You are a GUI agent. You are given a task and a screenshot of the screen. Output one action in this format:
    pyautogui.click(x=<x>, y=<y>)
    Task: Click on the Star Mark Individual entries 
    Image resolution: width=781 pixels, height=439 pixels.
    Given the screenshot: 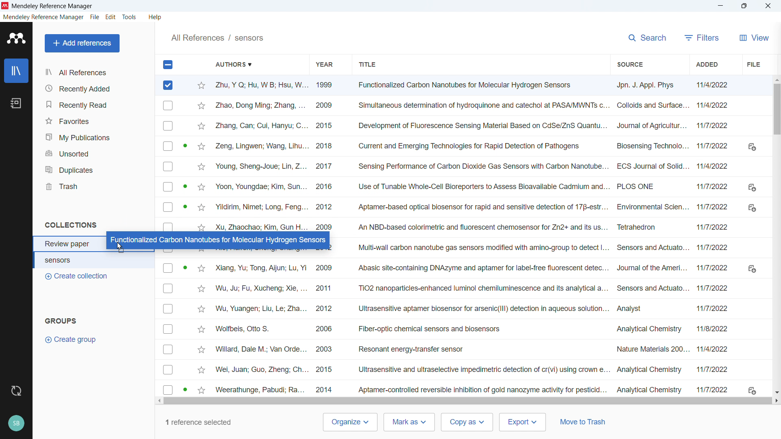 What is the action you would take?
    pyautogui.click(x=200, y=154)
    